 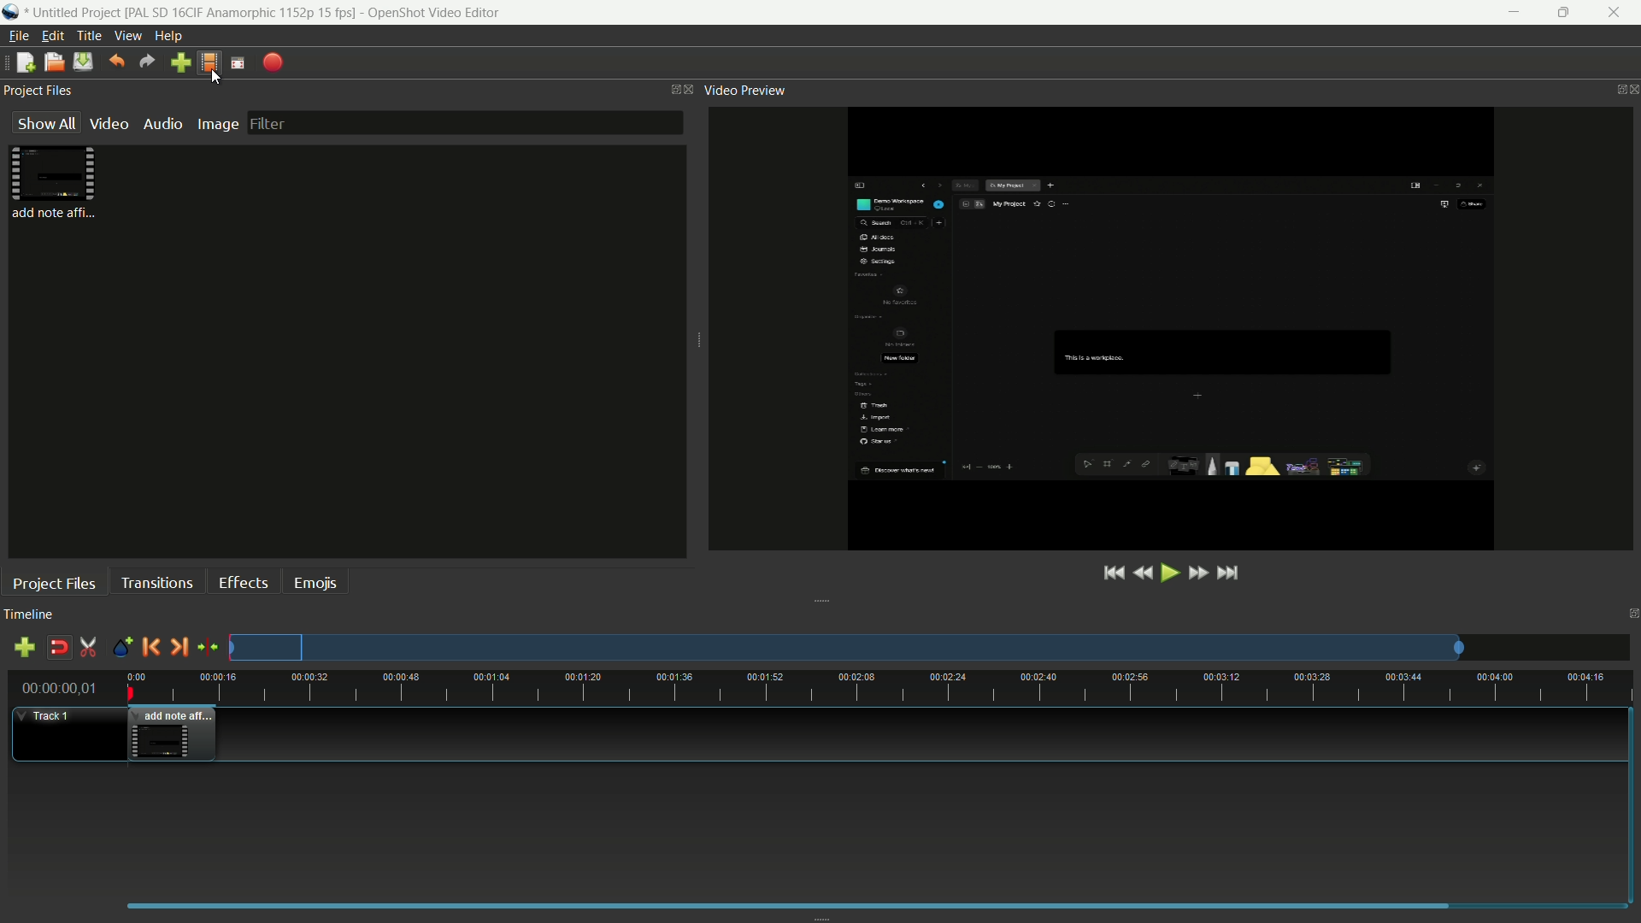 I want to click on help menu, so click(x=170, y=34).